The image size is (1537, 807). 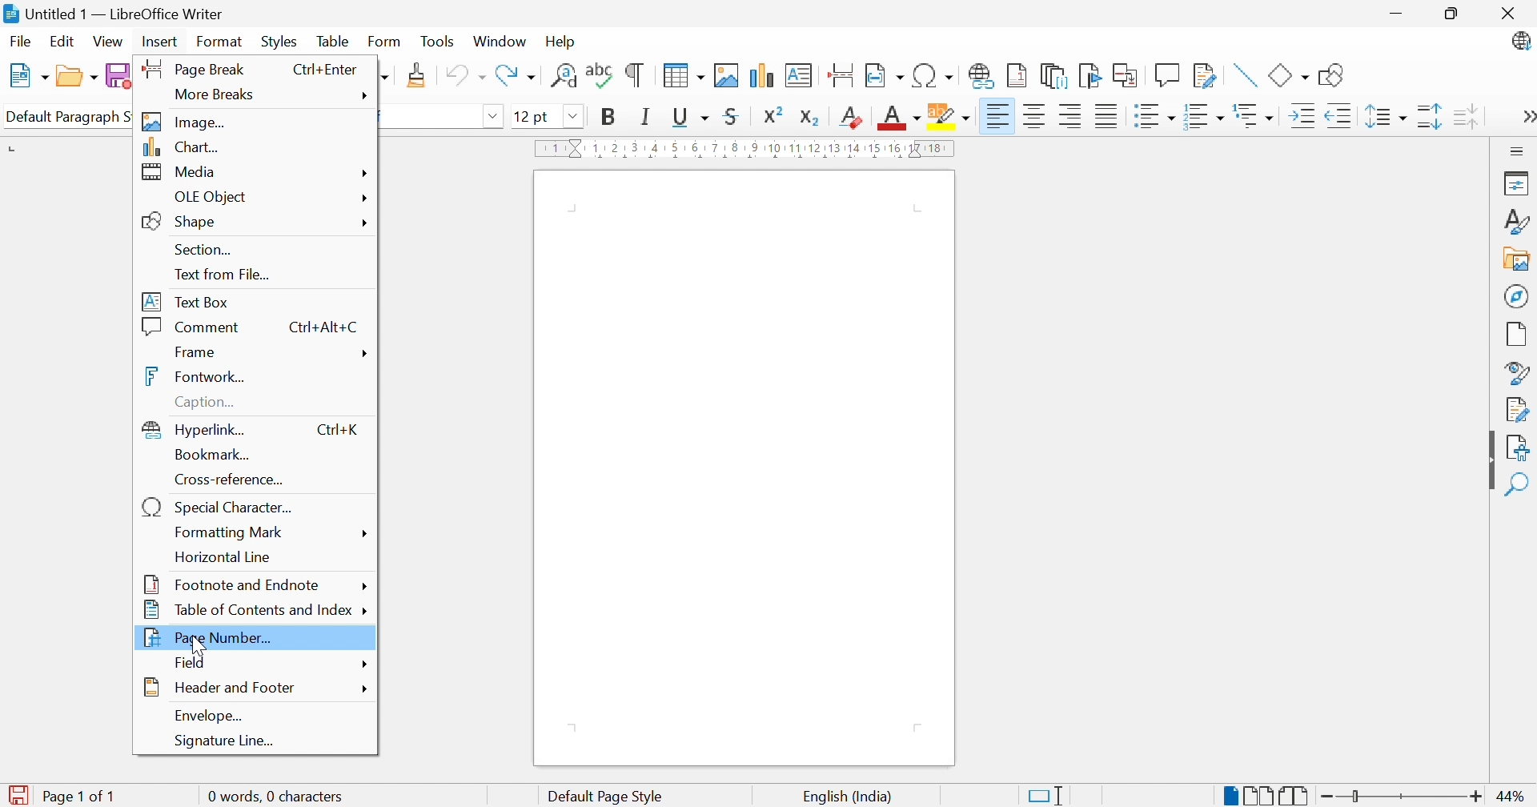 I want to click on Insert table, so click(x=680, y=75).